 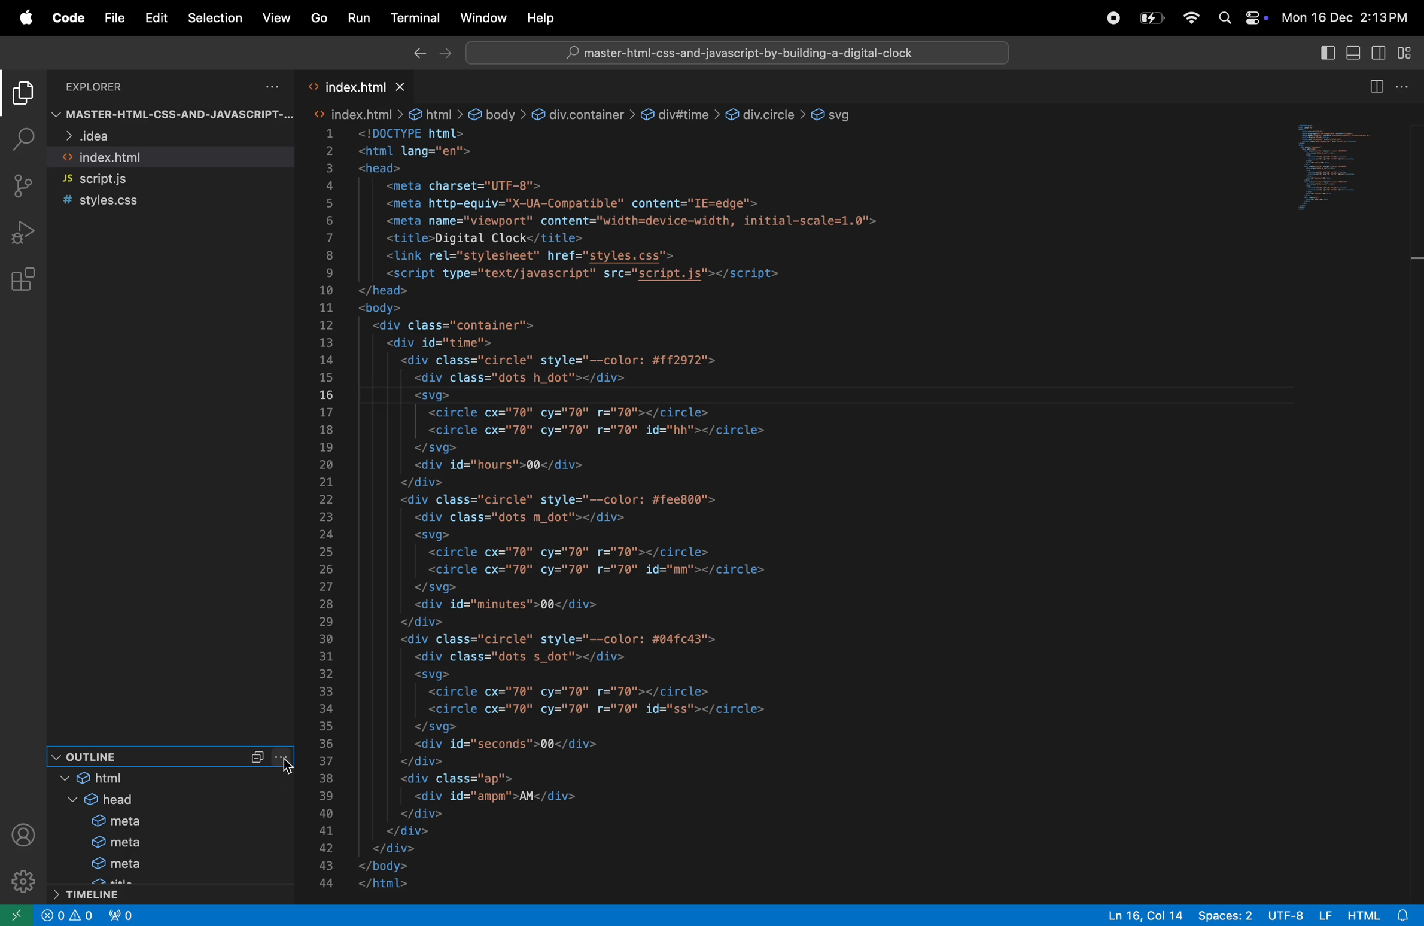 What do you see at coordinates (1227, 915) in the screenshot?
I see `spaces 2` at bounding box center [1227, 915].